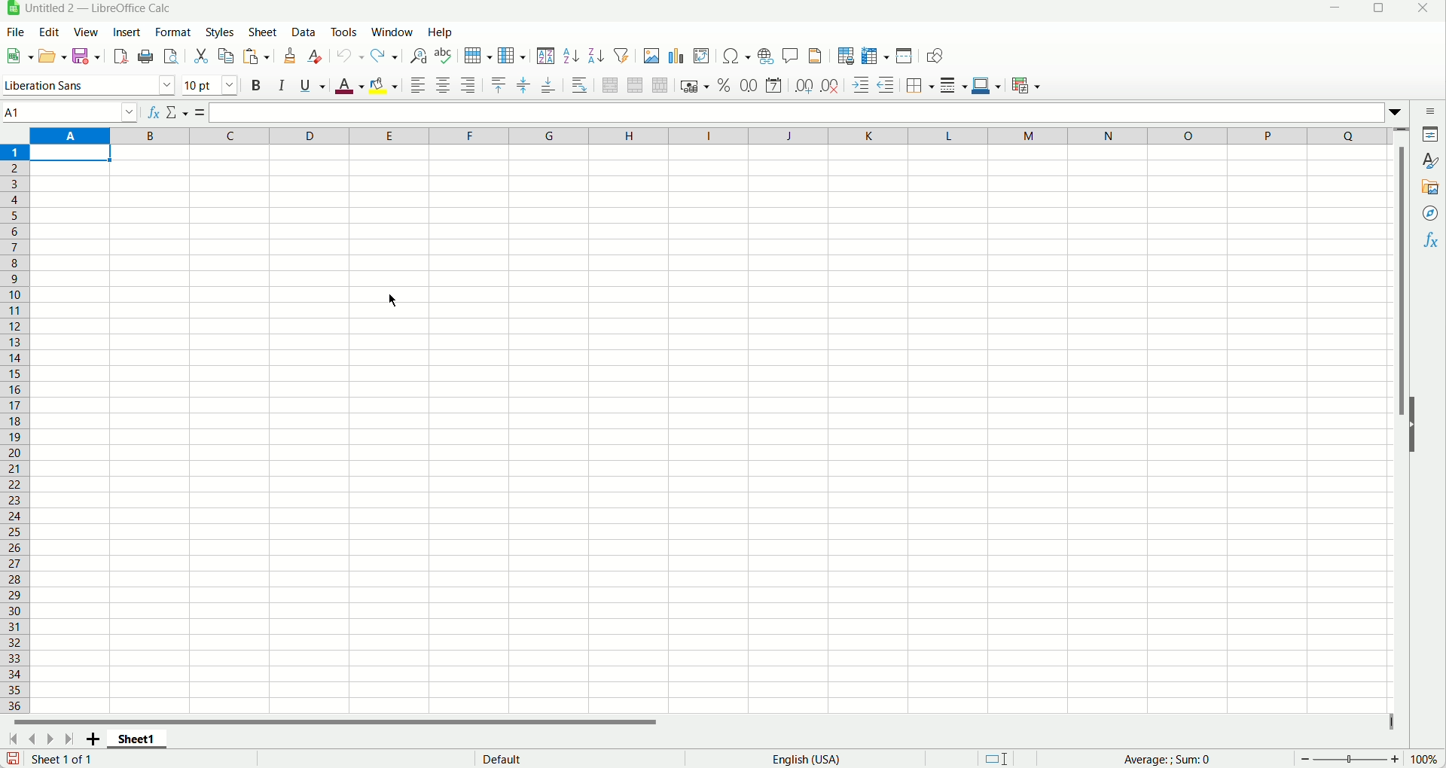  What do you see at coordinates (750, 83) in the screenshot?
I see `Format as number` at bounding box center [750, 83].